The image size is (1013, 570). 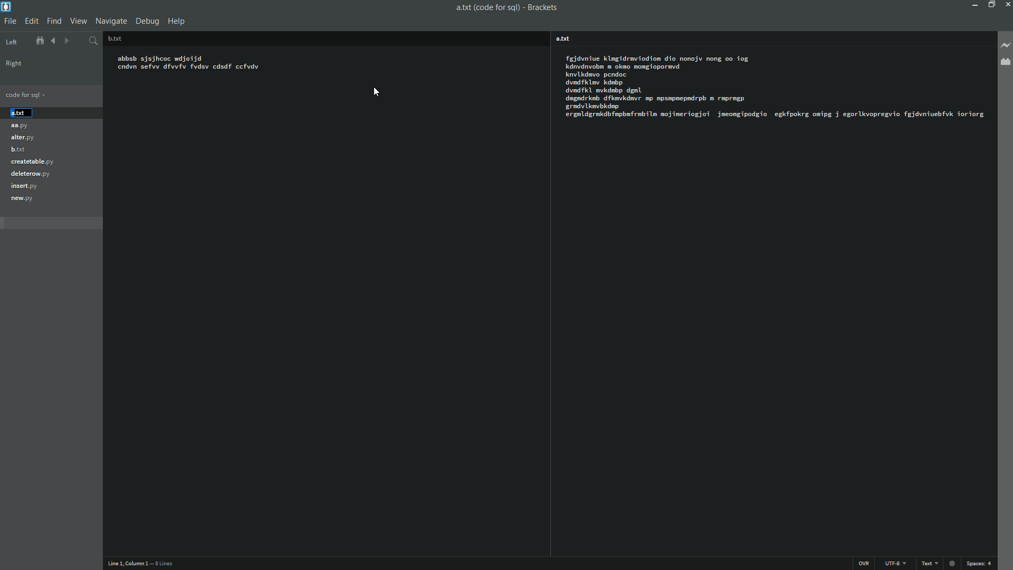 What do you see at coordinates (31, 21) in the screenshot?
I see `edit menu` at bounding box center [31, 21].